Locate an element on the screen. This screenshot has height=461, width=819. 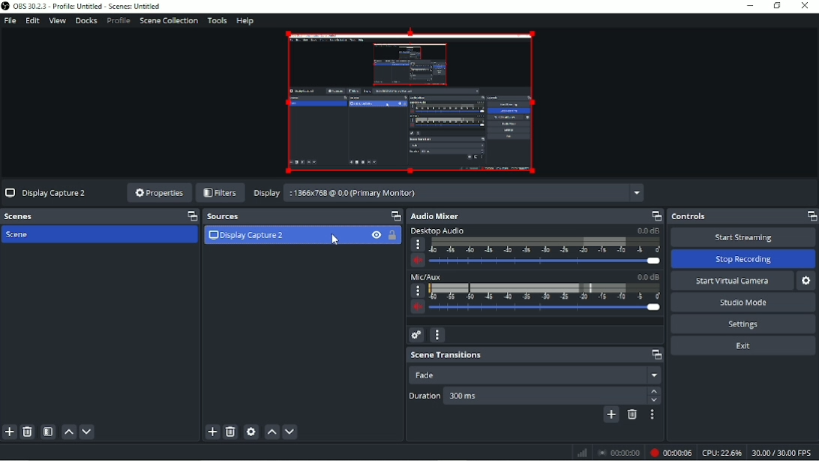
Remove selected scene is located at coordinates (28, 432).